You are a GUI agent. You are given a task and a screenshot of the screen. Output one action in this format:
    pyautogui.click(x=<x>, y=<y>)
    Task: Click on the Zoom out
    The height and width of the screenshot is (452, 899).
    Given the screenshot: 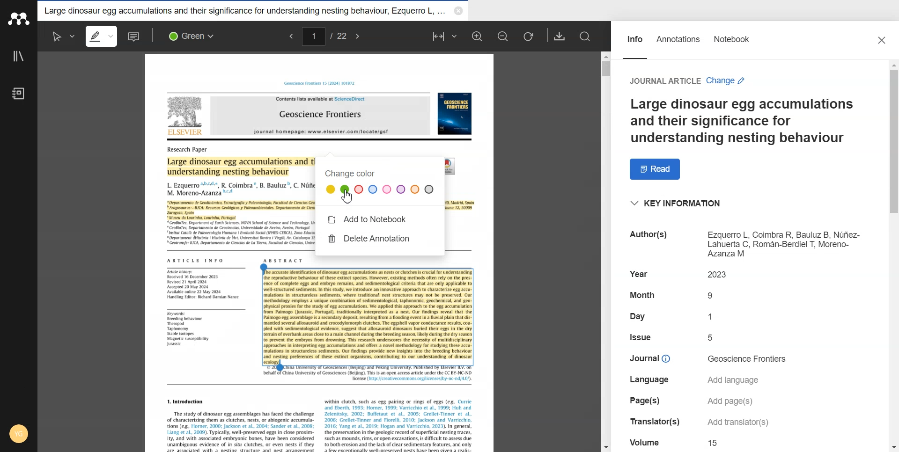 What is the action you would take?
    pyautogui.click(x=503, y=36)
    